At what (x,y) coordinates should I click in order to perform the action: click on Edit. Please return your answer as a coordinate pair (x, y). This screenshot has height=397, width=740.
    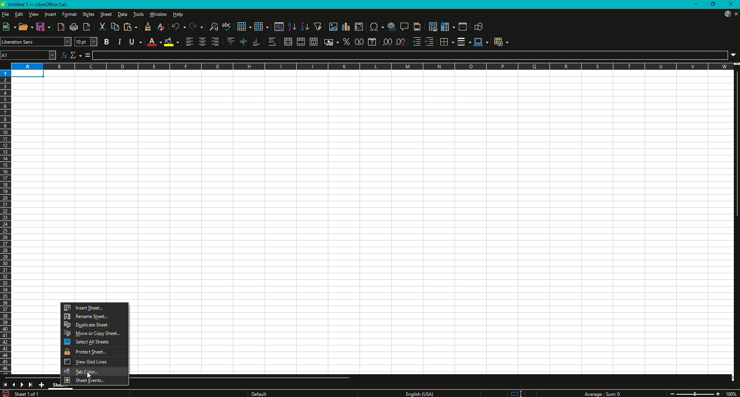
    Looking at the image, I should click on (19, 14).